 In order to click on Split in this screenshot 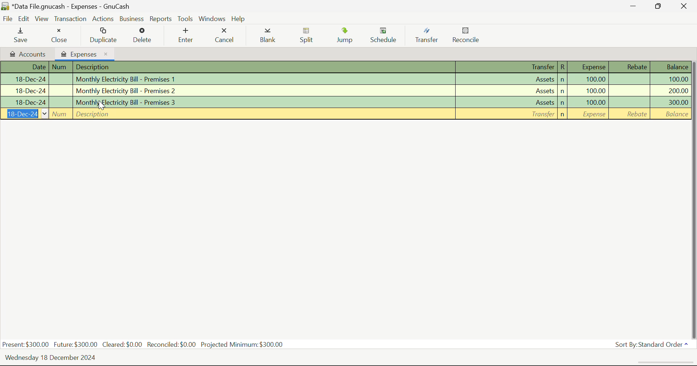, I will do `click(310, 36)`.